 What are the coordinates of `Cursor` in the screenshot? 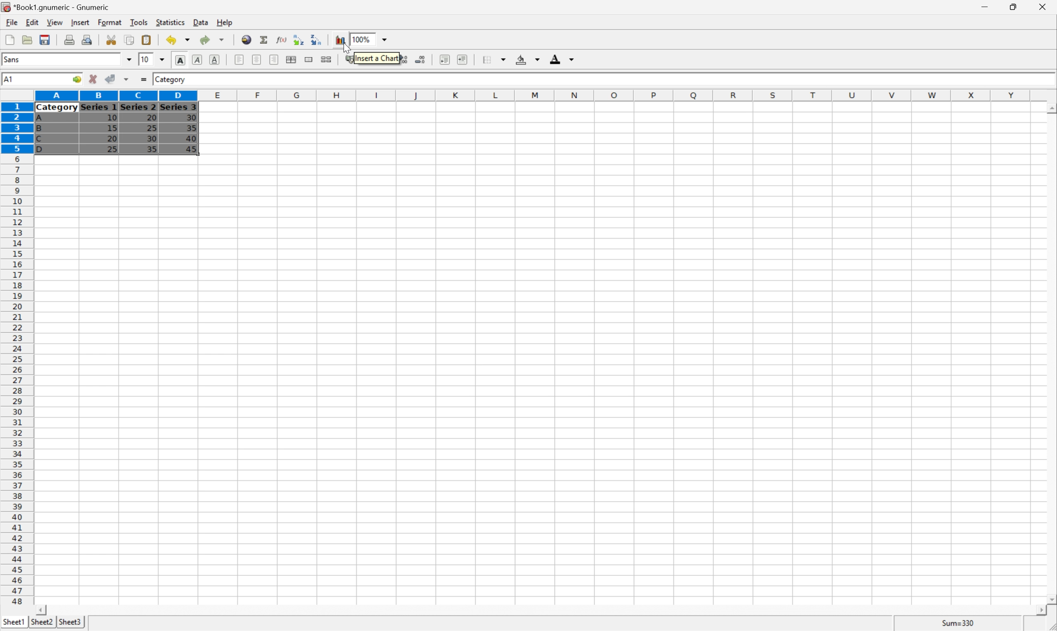 It's located at (182, 148).